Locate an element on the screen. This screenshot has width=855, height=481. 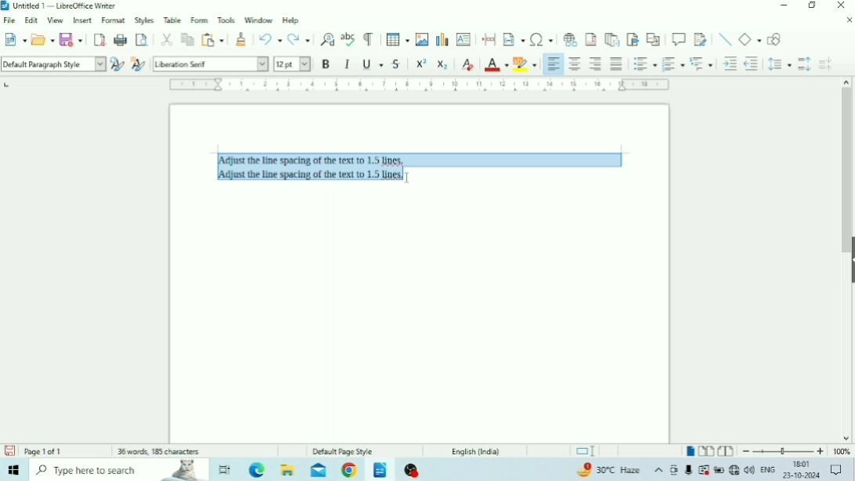
Copy is located at coordinates (187, 38).